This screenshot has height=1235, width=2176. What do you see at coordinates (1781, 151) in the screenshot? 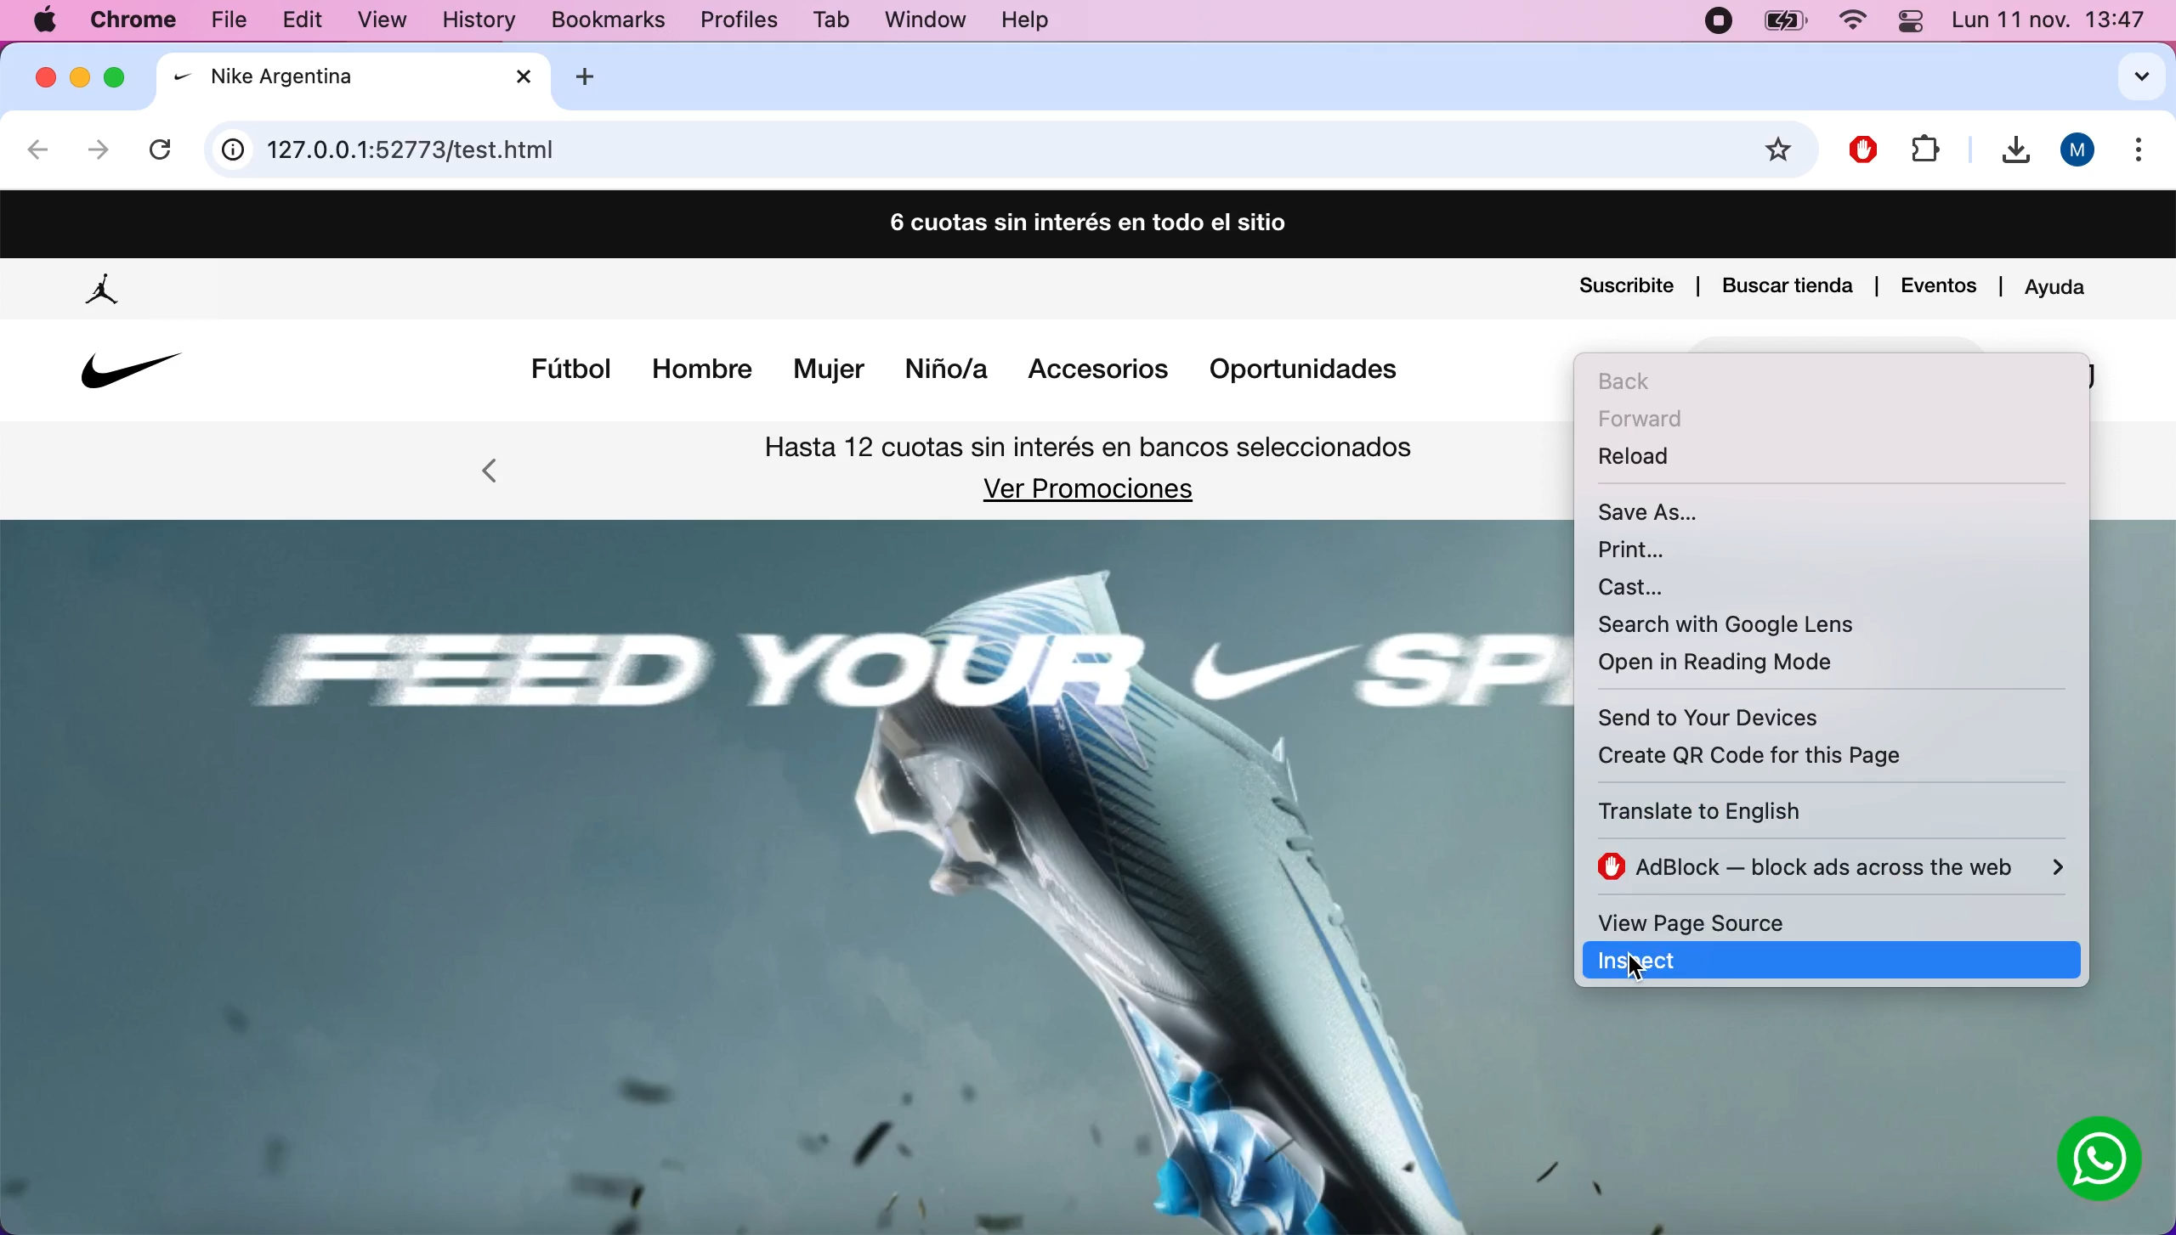
I see `favorites` at bounding box center [1781, 151].